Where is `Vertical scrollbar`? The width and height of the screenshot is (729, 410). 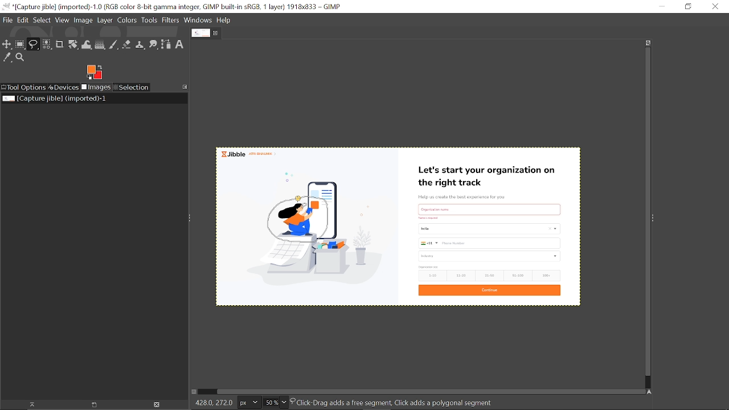 Vertical scrollbar is located at coordinates (646, 213).